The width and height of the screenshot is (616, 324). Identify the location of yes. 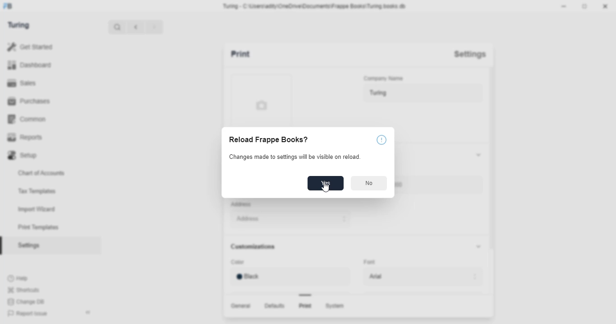
(326, 183).